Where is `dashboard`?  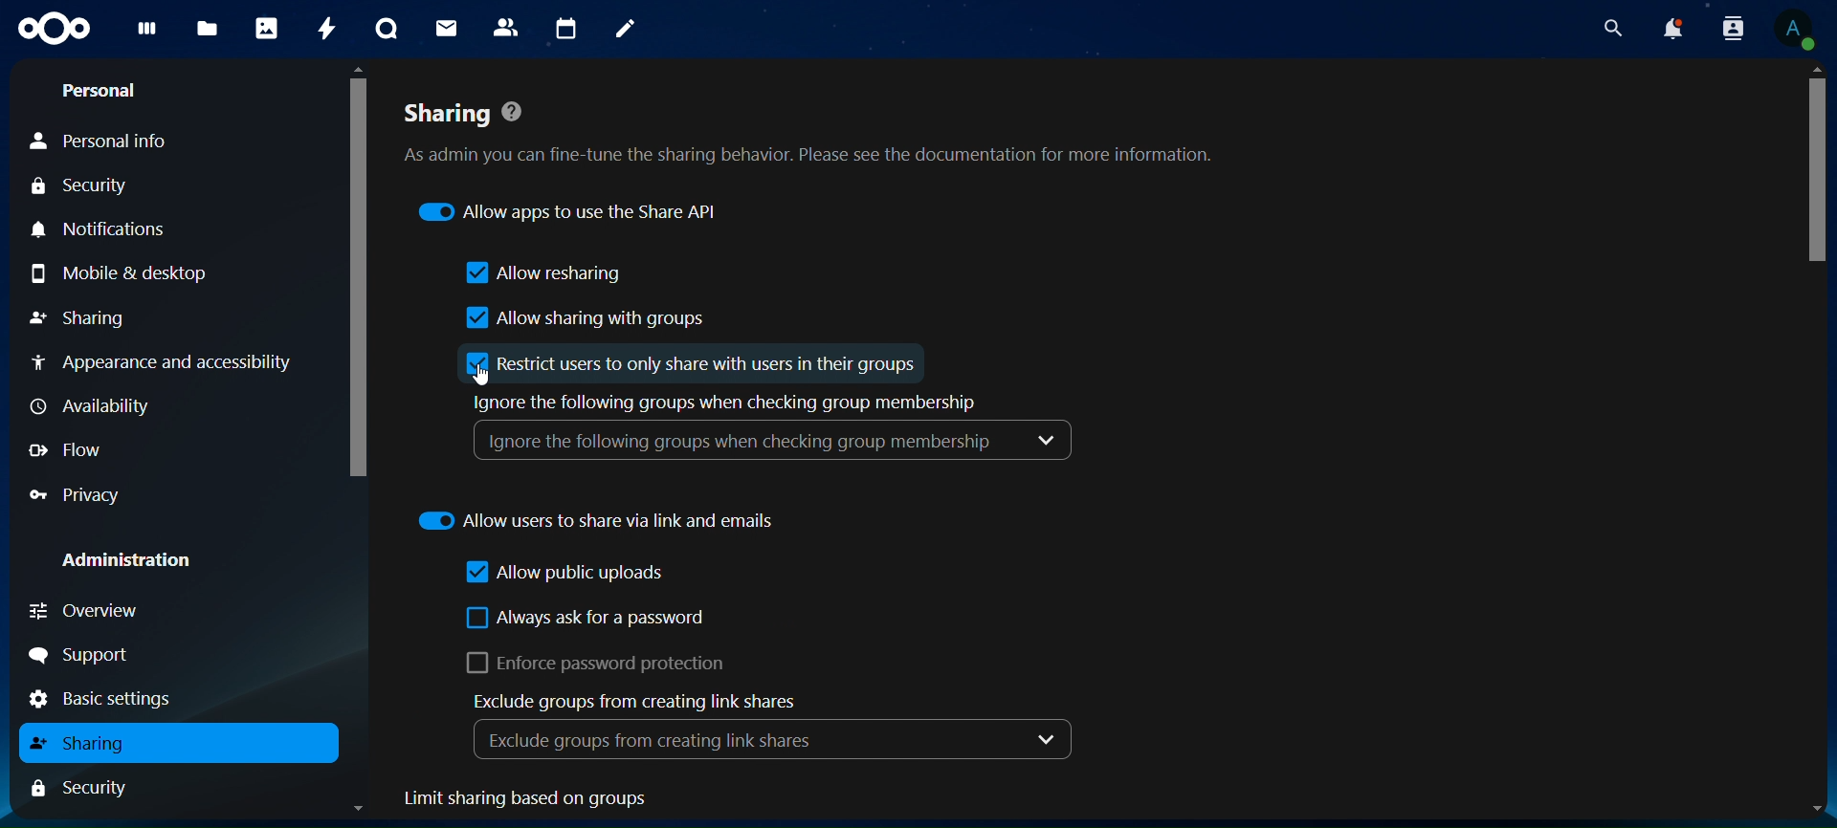 dashboard is located at coordinates (145, 32).